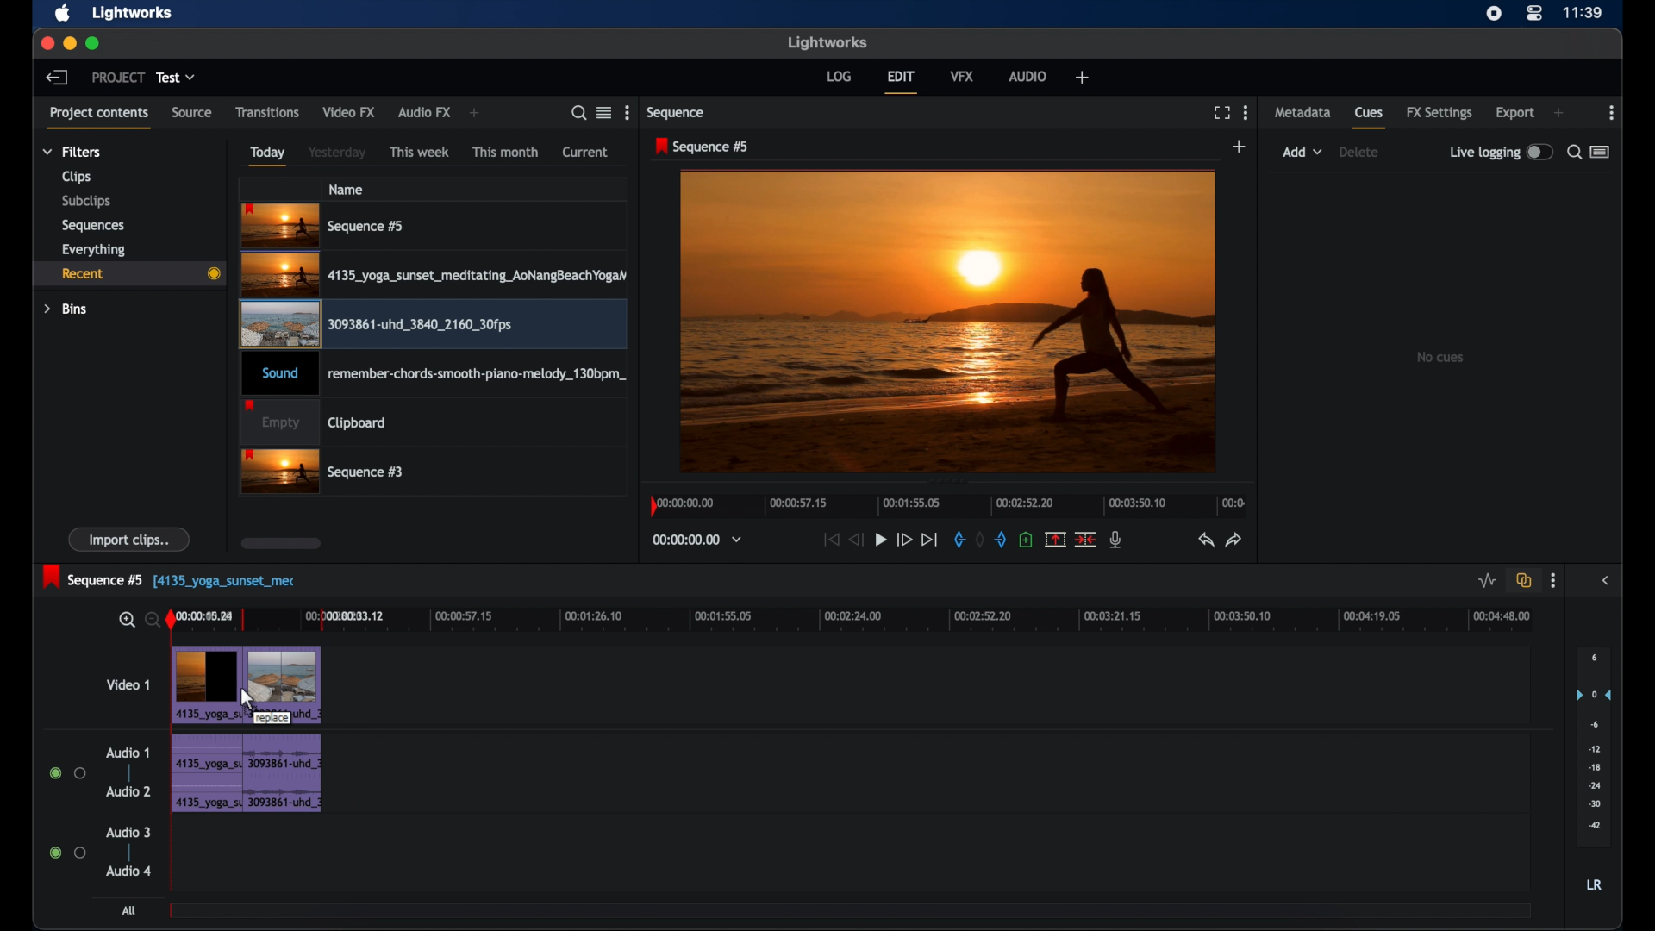 Image resolution: width=1655 pixels, height=931 pixels. I want to click on LR, so click(1594, 884).